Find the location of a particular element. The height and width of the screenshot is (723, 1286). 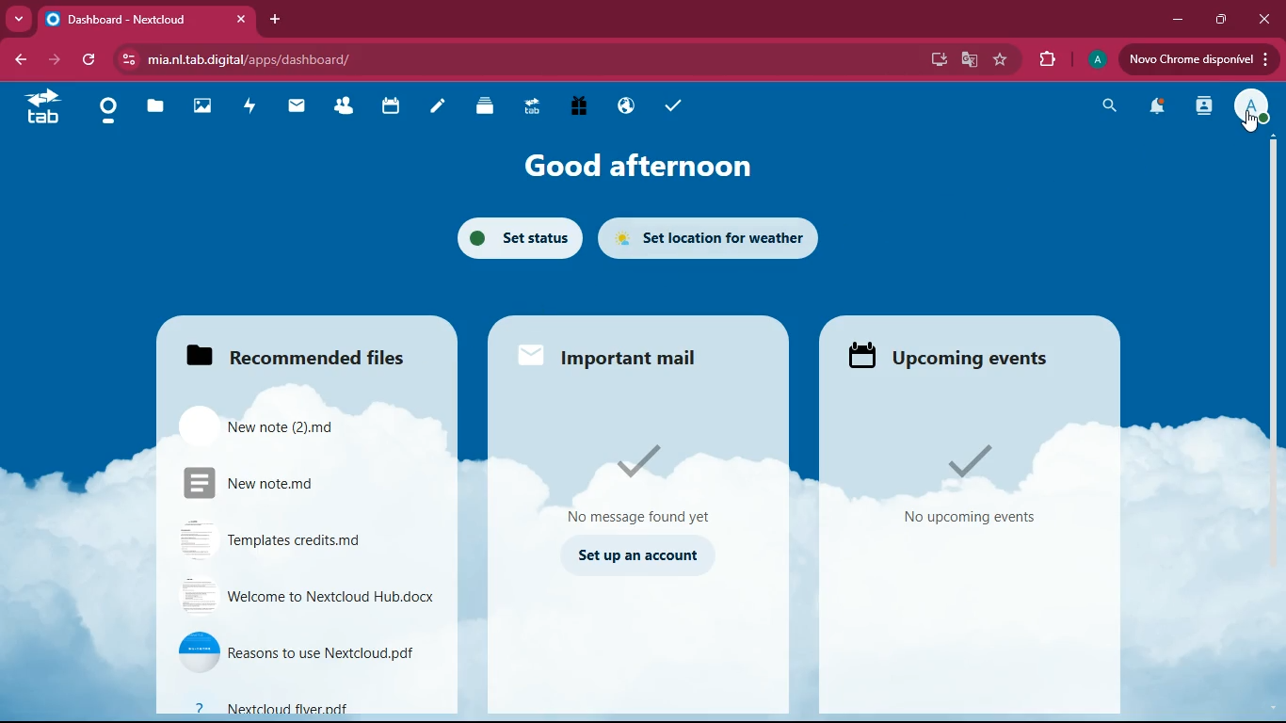

events is located at coordinates (976, 485).